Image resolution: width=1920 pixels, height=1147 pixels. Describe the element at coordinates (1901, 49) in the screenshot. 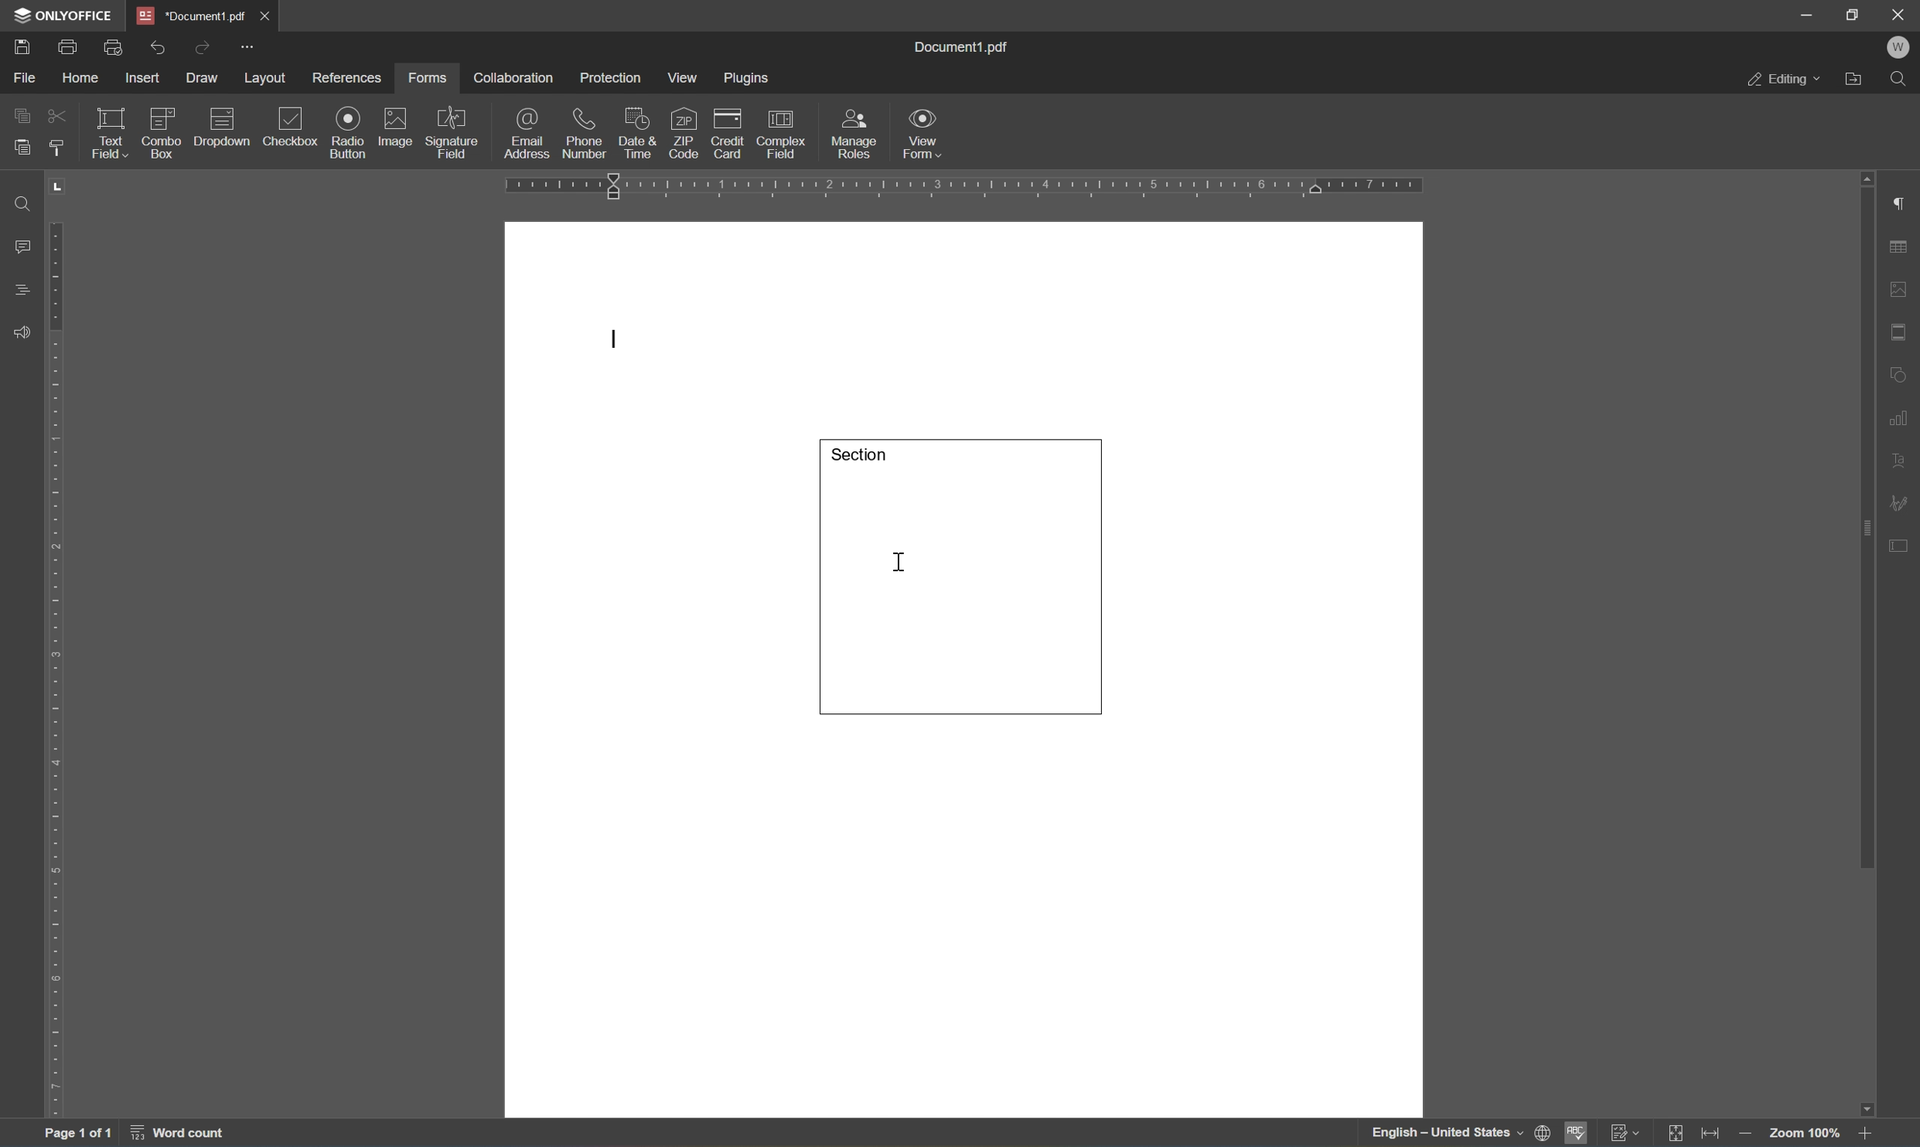

I see `W` at that location.